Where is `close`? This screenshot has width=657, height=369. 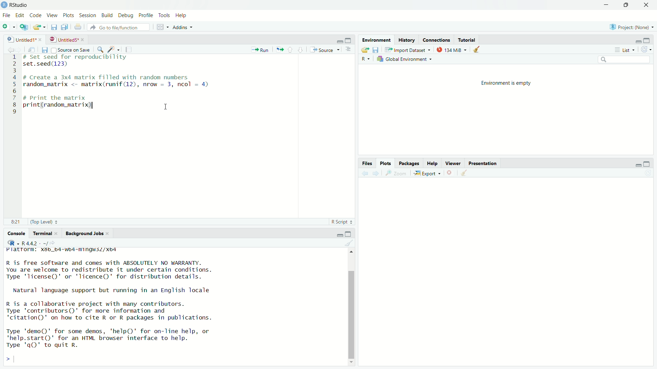
close is located at coordinates (450, 173).